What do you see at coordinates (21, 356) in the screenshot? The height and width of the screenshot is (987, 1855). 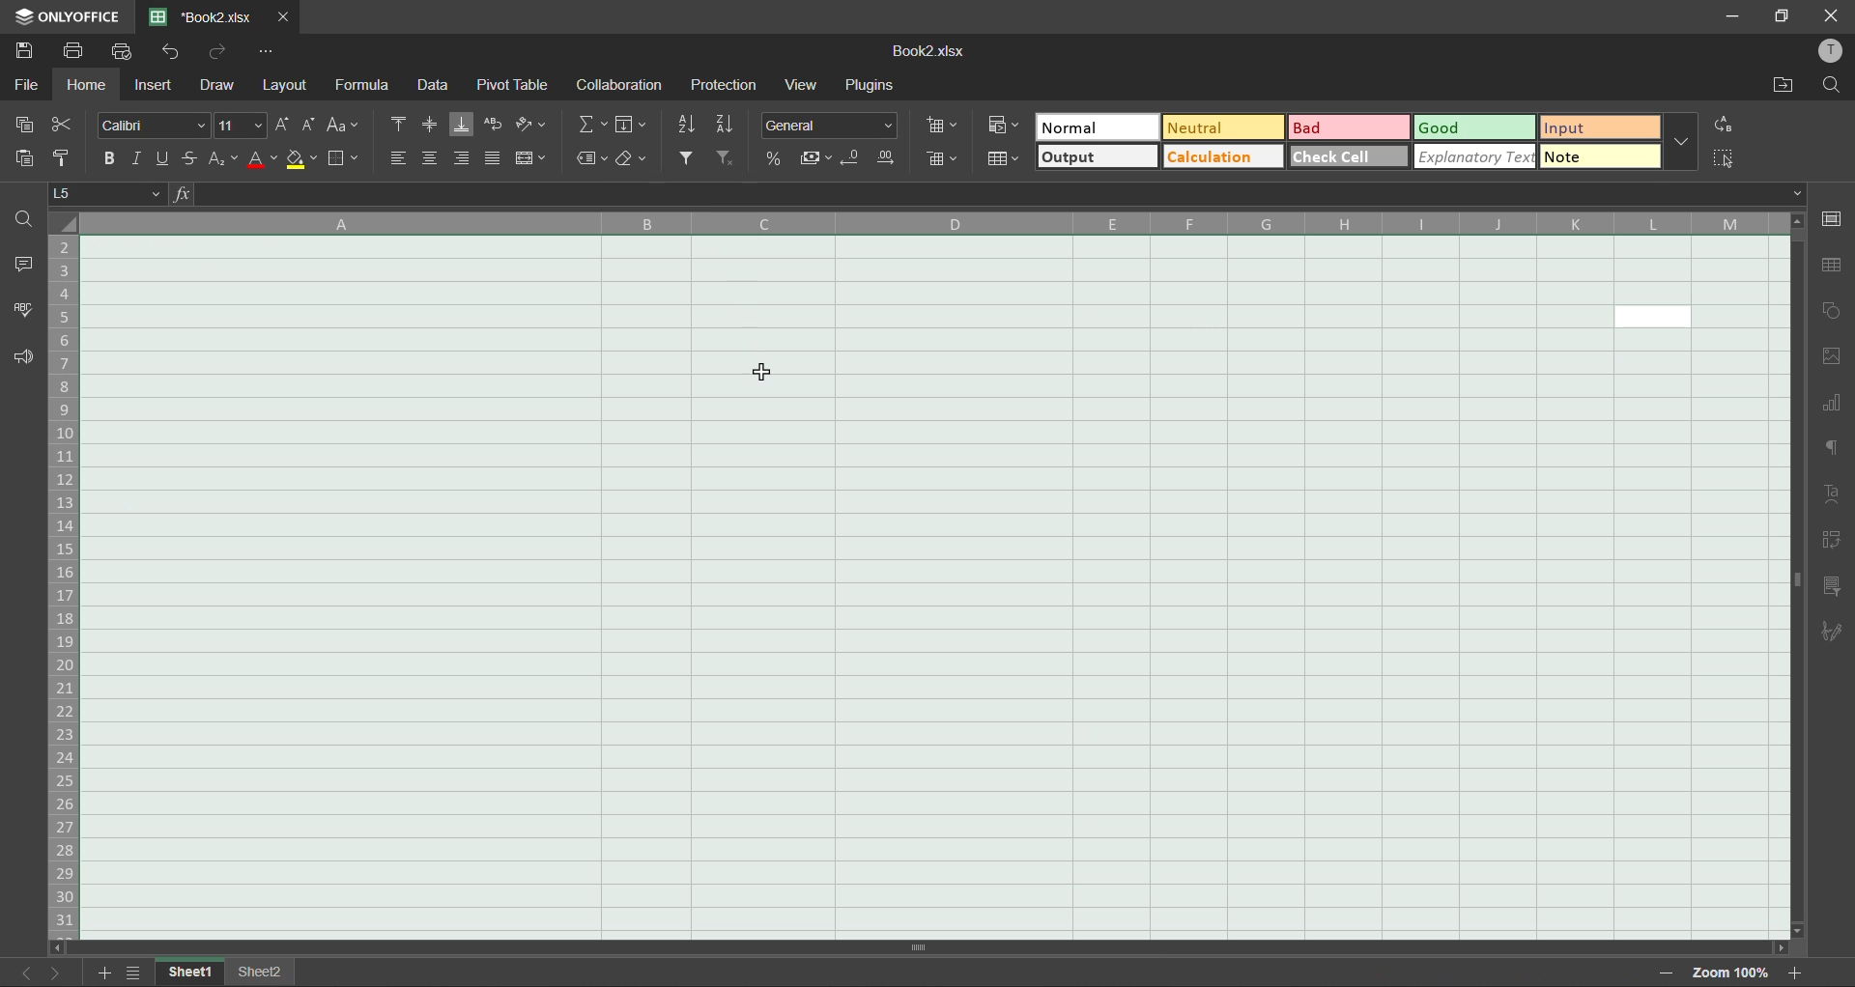 I see `feedback` at bounding box center [21, 356].